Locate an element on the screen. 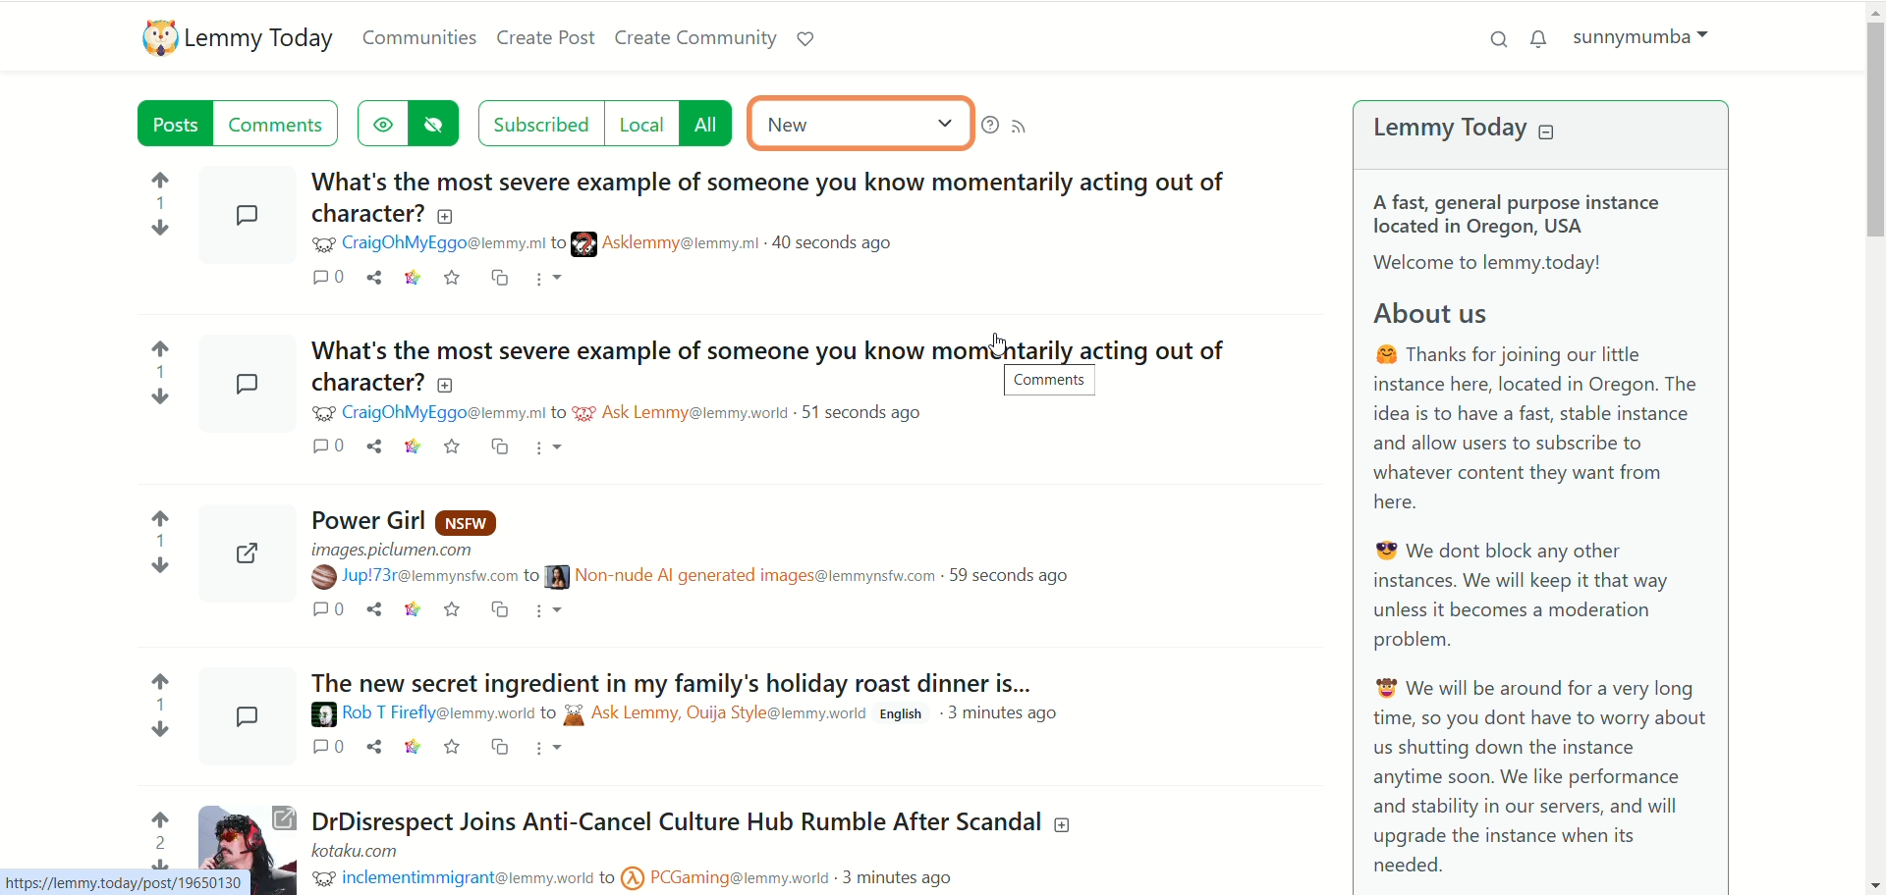 The height and width of the screenshot is (895, 1886). What's the most severe example of someone you know momentarily acting out of character? is located at coordinates (769, 193).